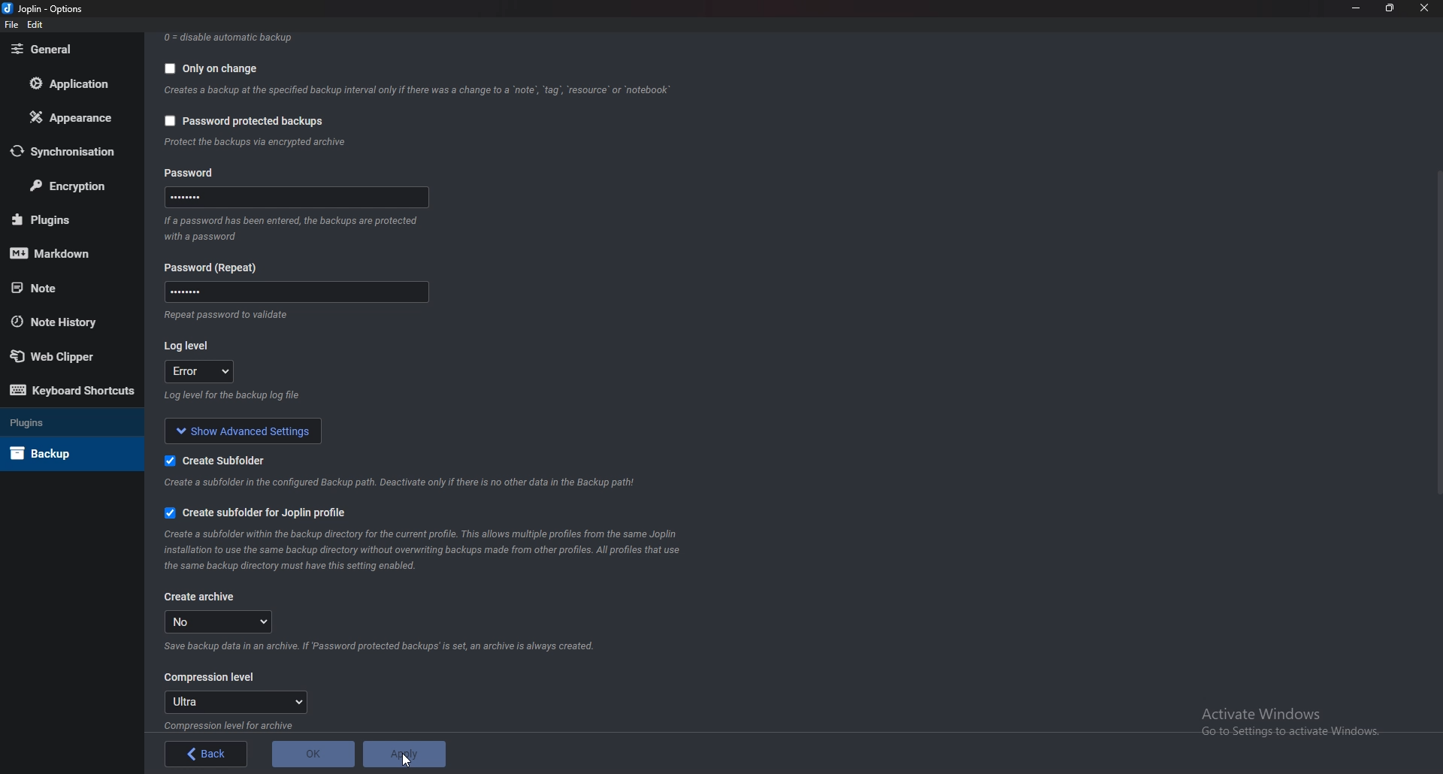 Image resolution: width=1443 pixels, height=774 pixels. Describe the element at coordinates (1437, 337) in the screenshot. I see `scroll bar` at that location.